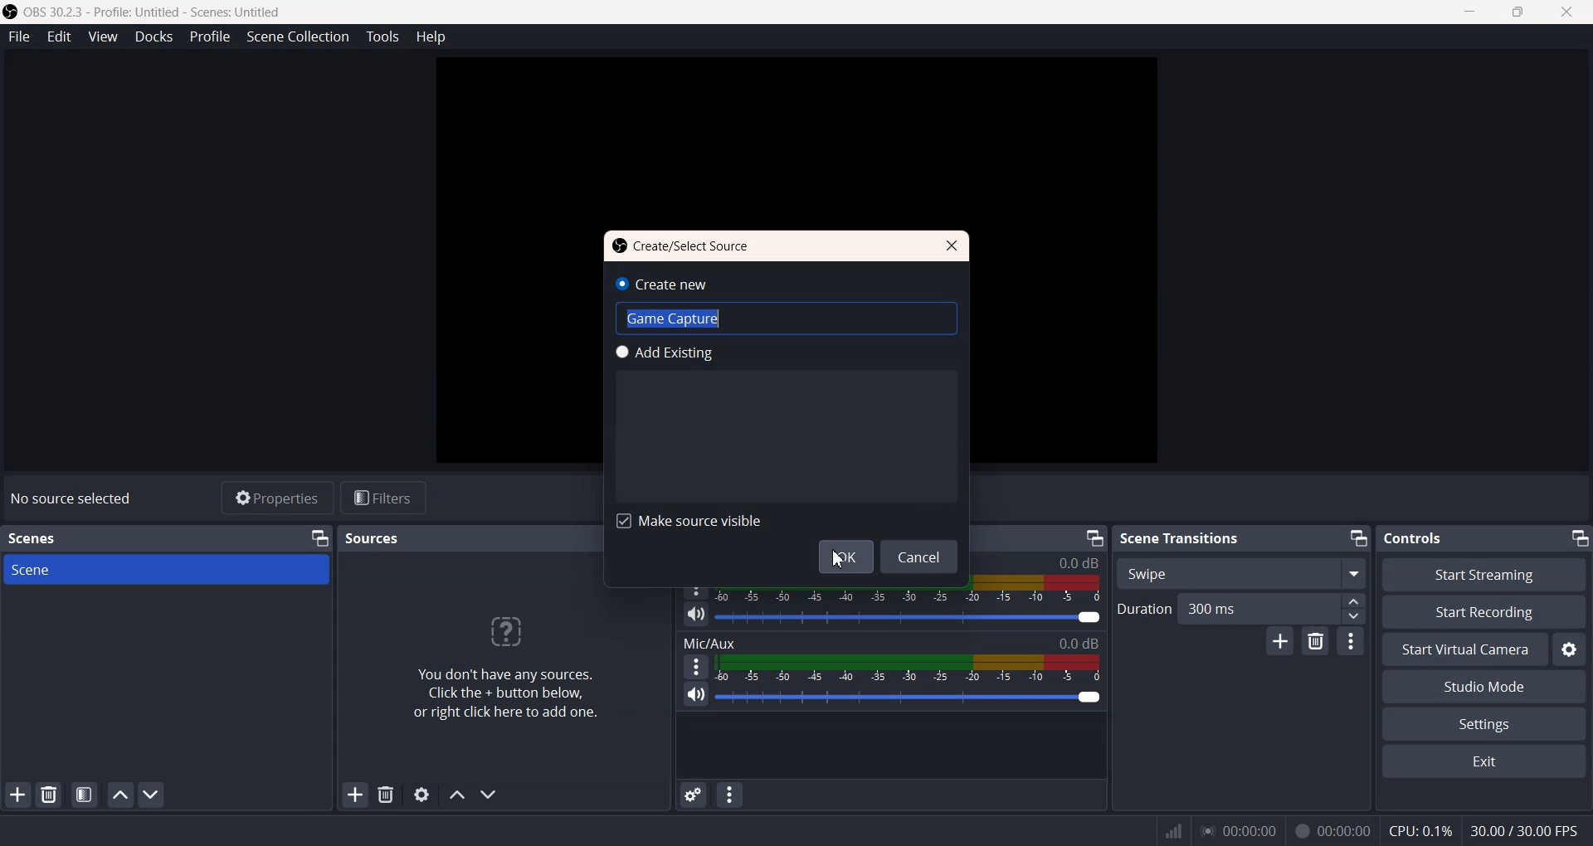  Describe the element at coordinates (354, 796) in the screenshot. I see `Add Sources` at that location.